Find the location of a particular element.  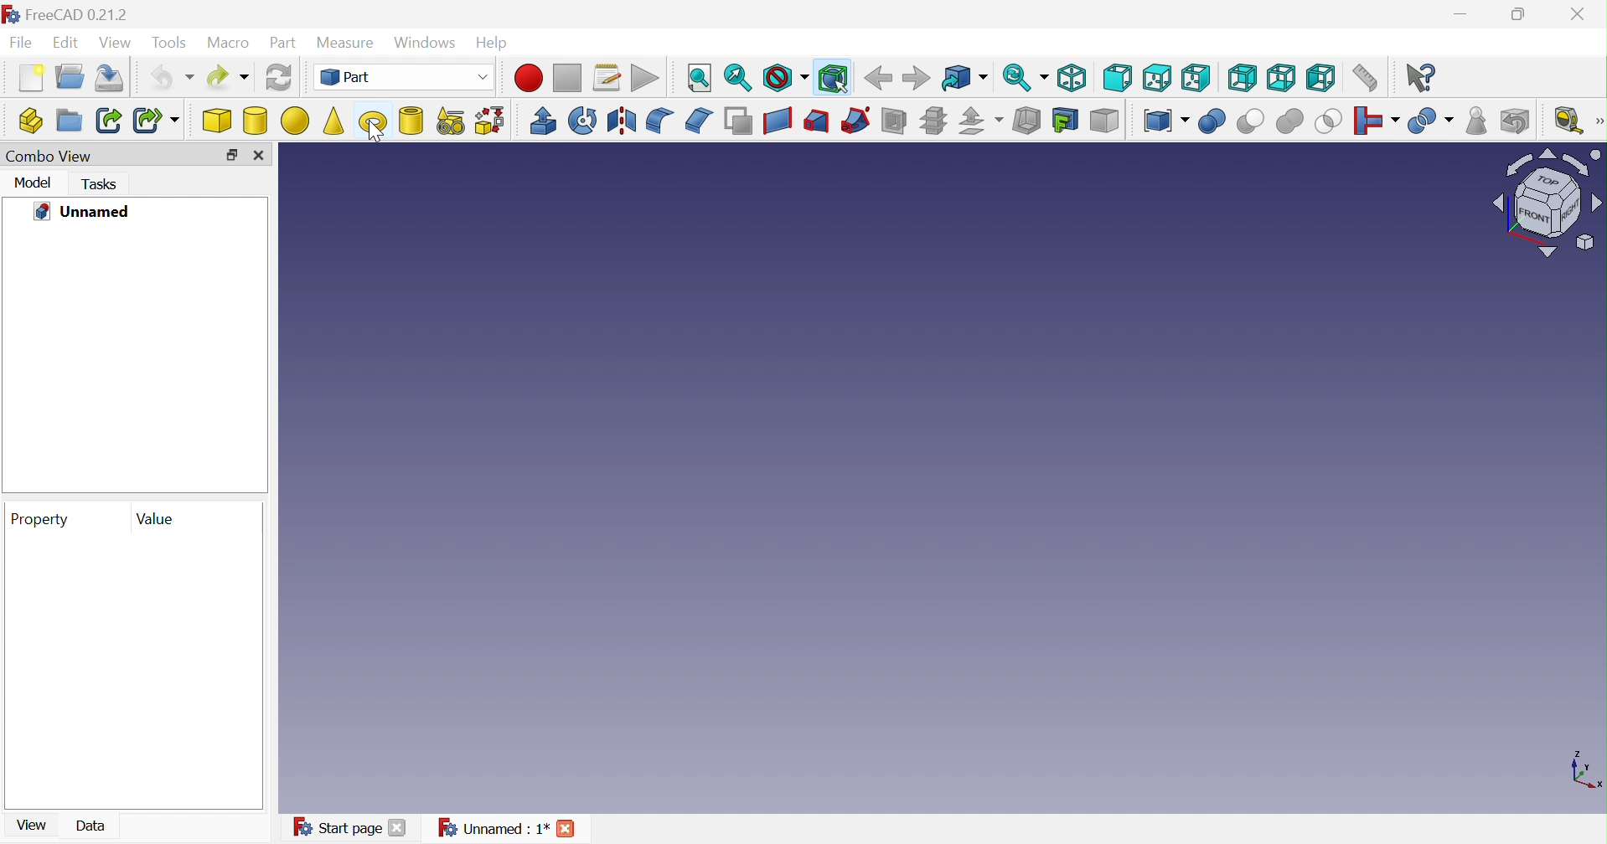

Measure liner is located at coordinates (1569, 123).